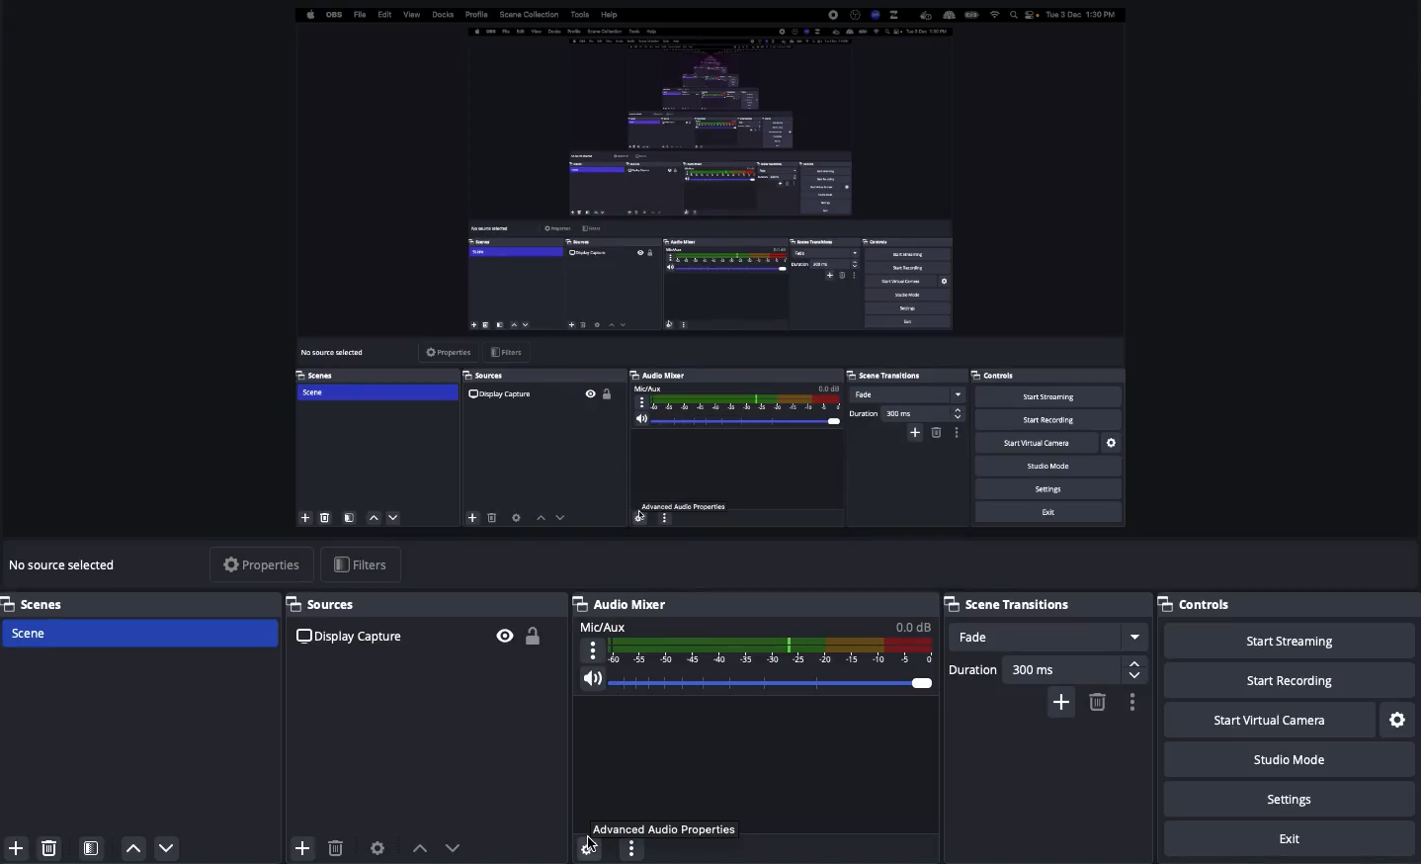 This screenshot has width=1421, height=864. Describe the element at coordinates (91, 845) in the screenshot. I see `Scene filters` at that location.